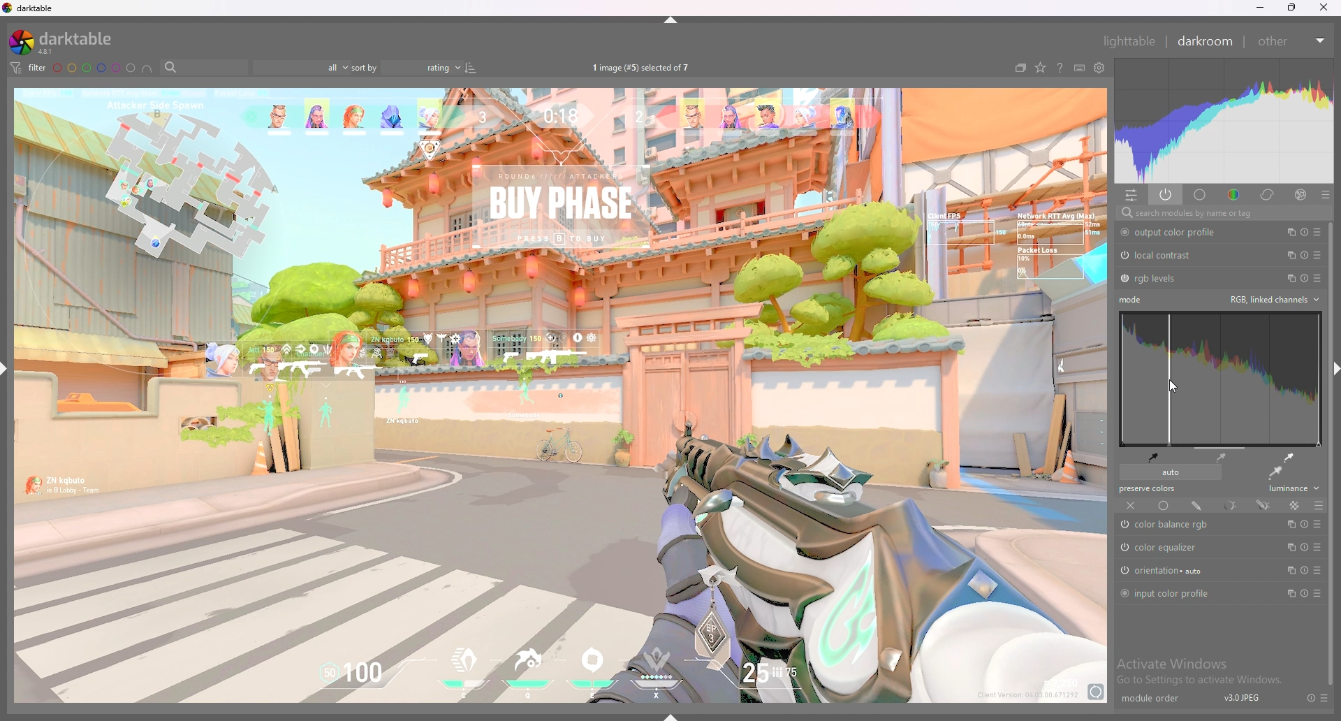 The height and width of the screenshot is (721, 1341). I want to click on Switched on, so click(1122, 571).